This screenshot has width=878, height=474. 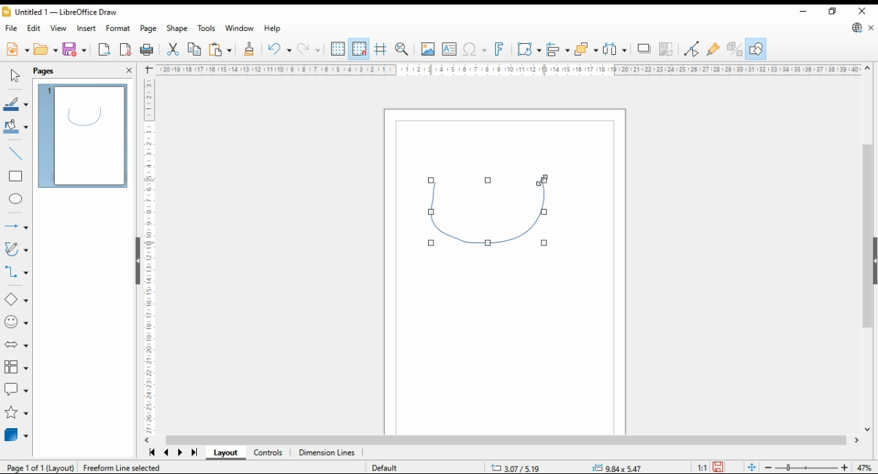 What do you see at coordinates (279, 49) in the screenshot?
I see `undo` at bounding box center [279, 49].